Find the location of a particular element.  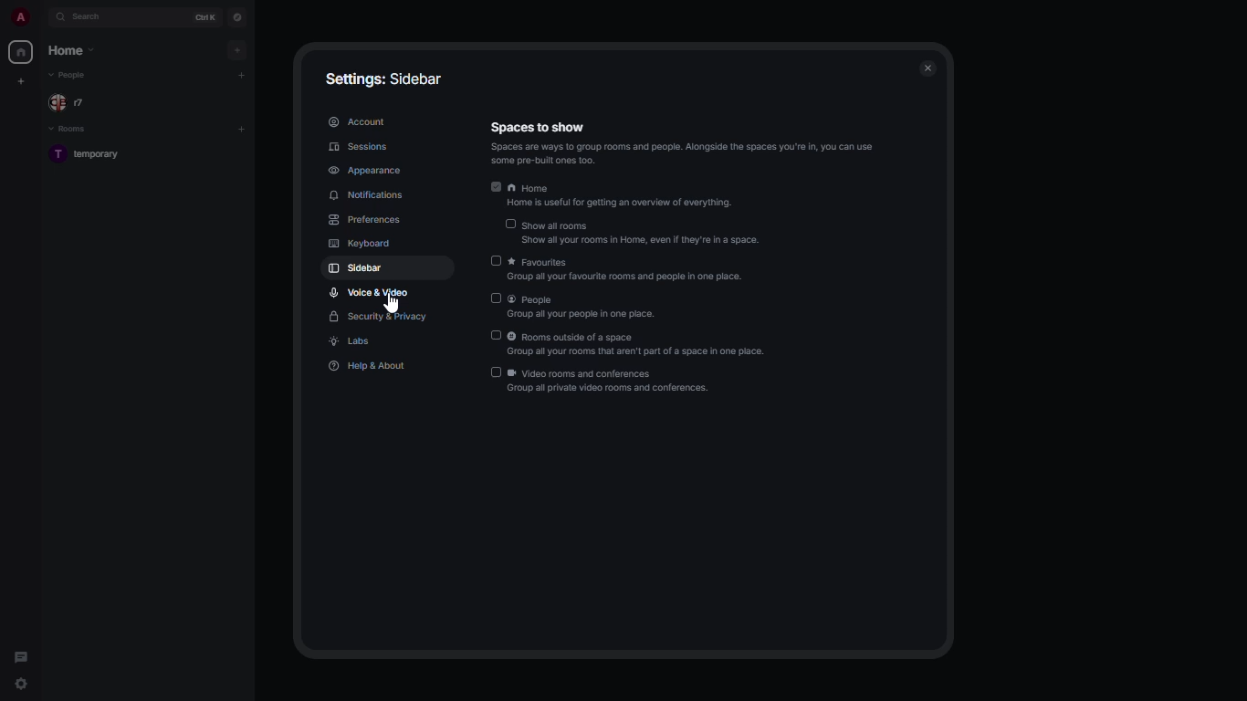

security & privacy is located at coordinates (377, 318).